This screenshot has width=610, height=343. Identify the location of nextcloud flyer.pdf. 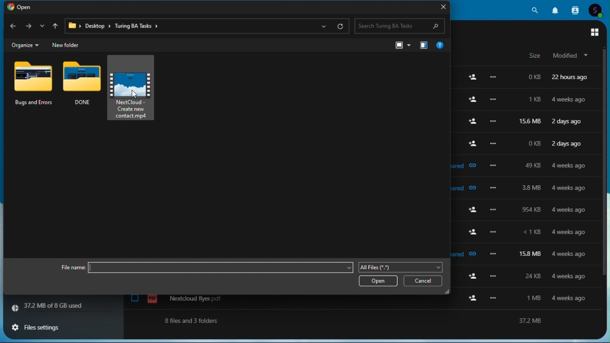
(185, 299).